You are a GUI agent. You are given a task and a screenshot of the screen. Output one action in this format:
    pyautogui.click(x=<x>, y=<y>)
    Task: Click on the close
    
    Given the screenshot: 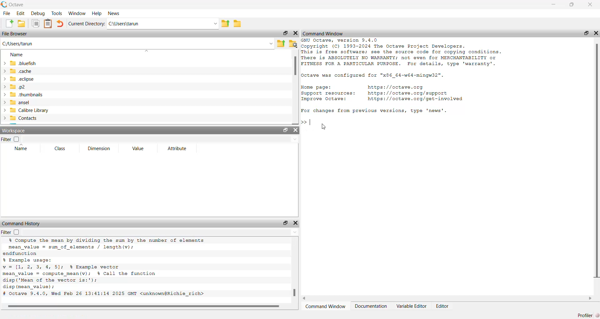 What is the action you would take?
    pyautogui.click(x=296, y=223)
    